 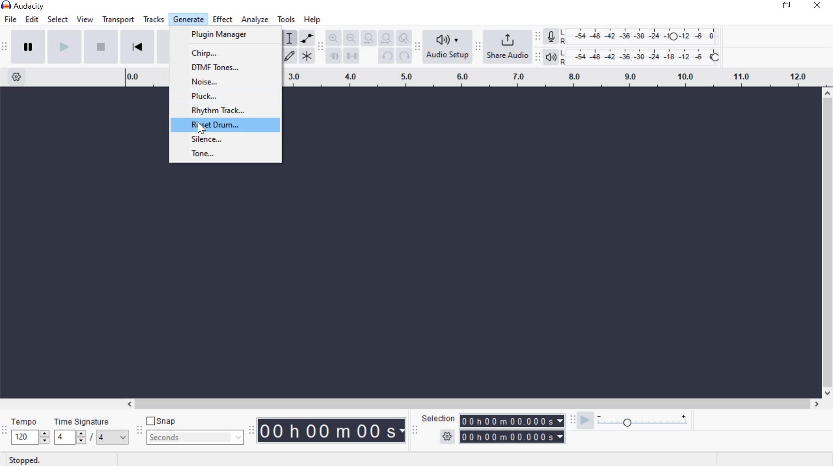 I want to click on chirp, so click(x=230, y=53).